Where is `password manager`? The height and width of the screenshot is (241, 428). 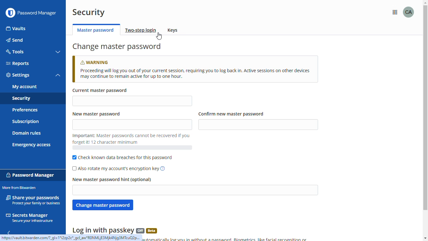
password manager is located at coordinates (30, 174).